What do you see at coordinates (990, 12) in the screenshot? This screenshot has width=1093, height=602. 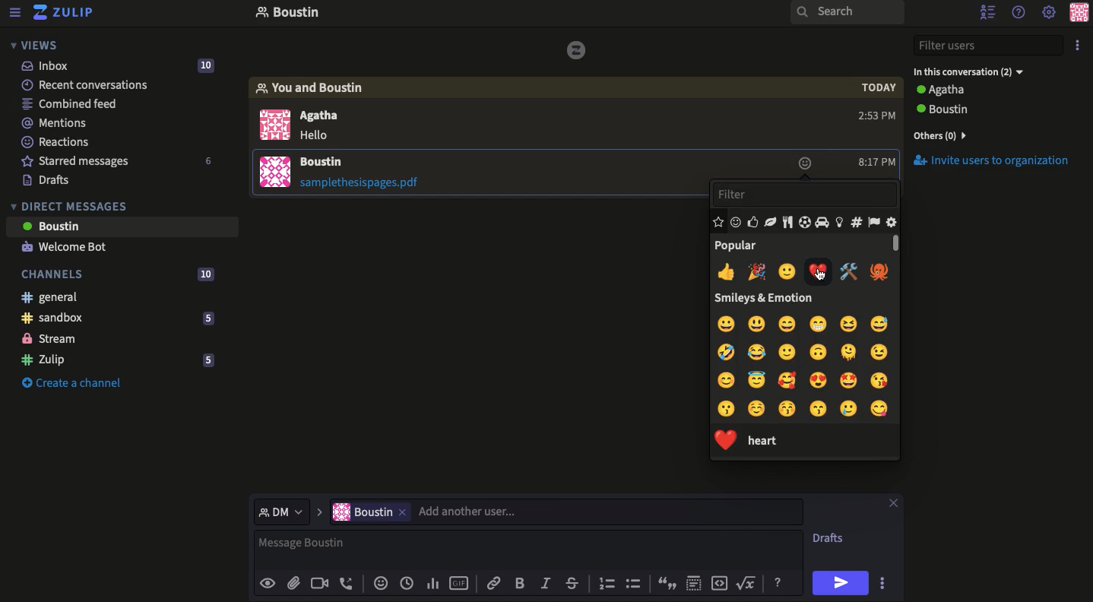 I see `Hide user list` at bounding box center [990, 12].